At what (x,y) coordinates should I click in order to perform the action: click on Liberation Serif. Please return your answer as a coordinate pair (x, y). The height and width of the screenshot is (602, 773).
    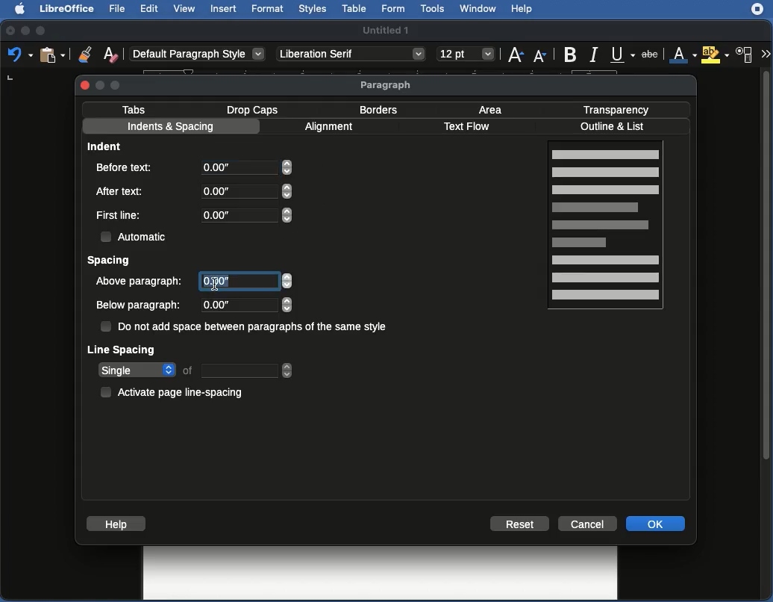
    Looking at the image, I should click on (351, 55).